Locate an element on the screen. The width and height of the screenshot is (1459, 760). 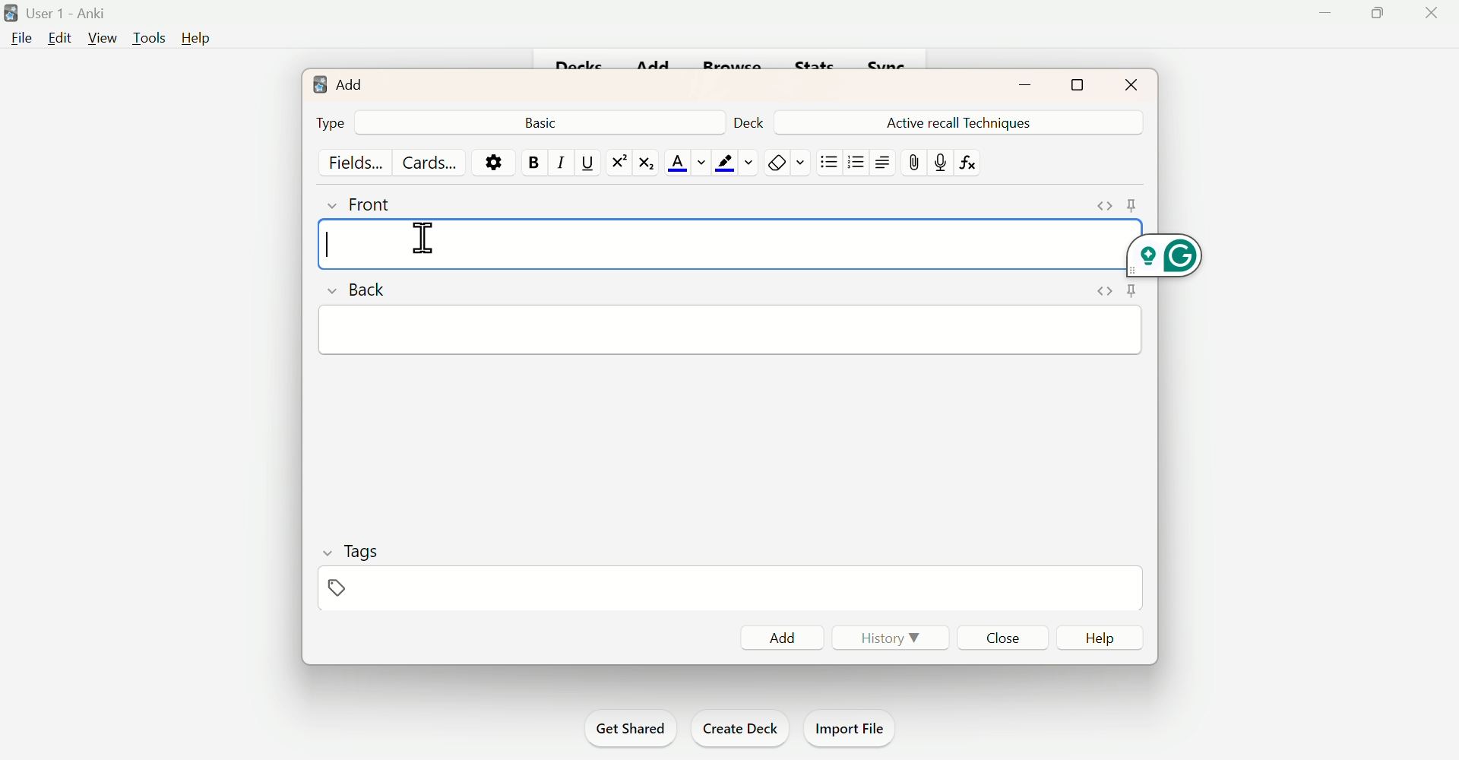
Remove Formatting is located at coordinates (783, 161).